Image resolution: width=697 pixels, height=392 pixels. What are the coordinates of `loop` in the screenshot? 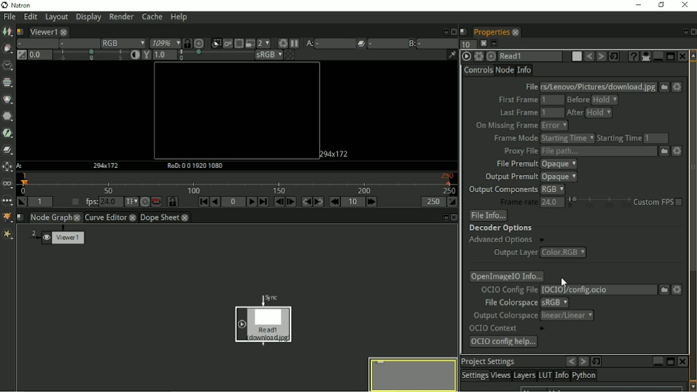 It's located at (597, 361).